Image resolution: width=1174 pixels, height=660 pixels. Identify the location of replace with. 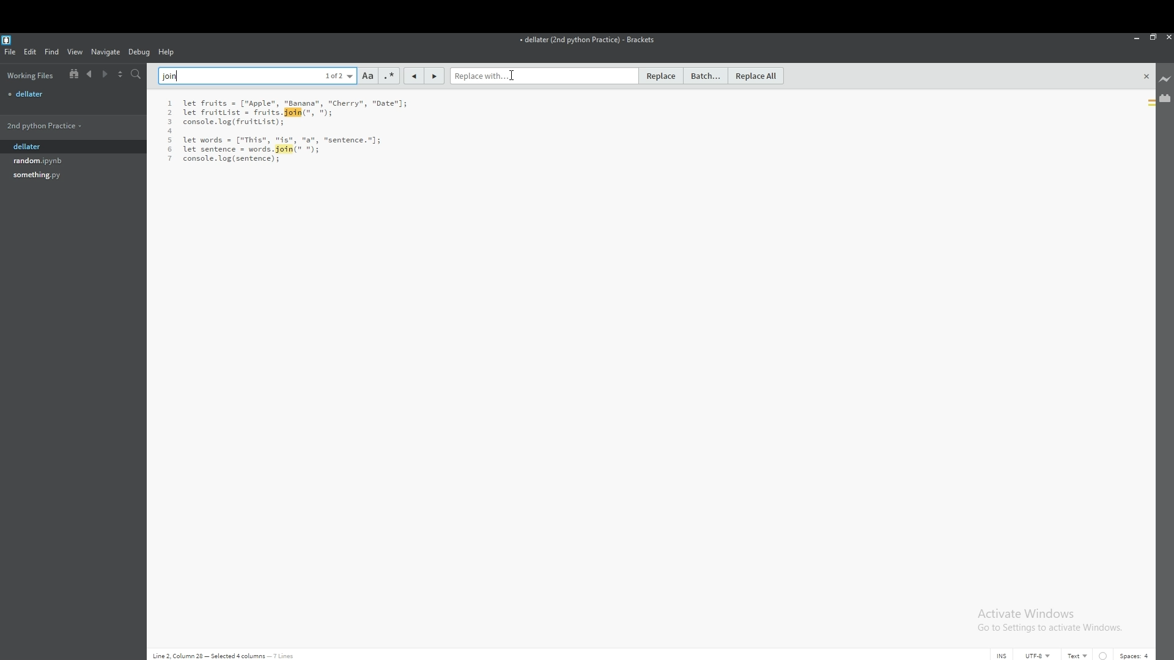
(544, 75).